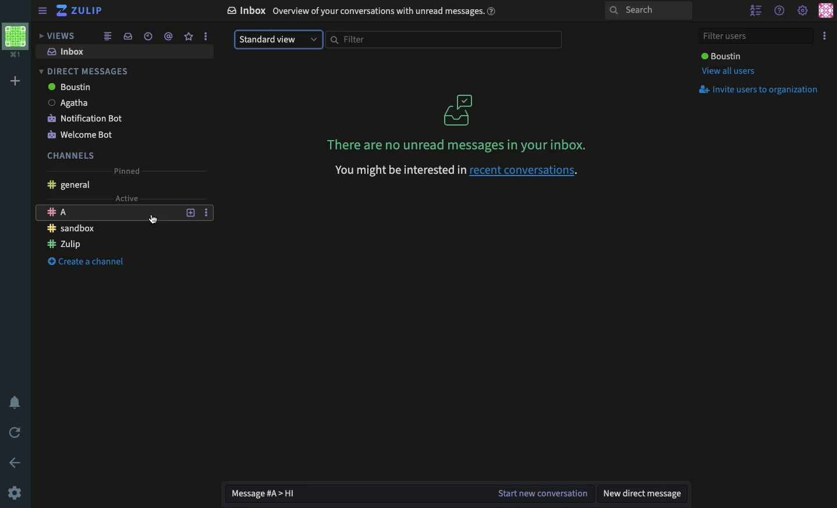  What do you see at coordinates (399, 170) in the screenshot?
I see `You might be interested in` at bounding box center [399, 170].